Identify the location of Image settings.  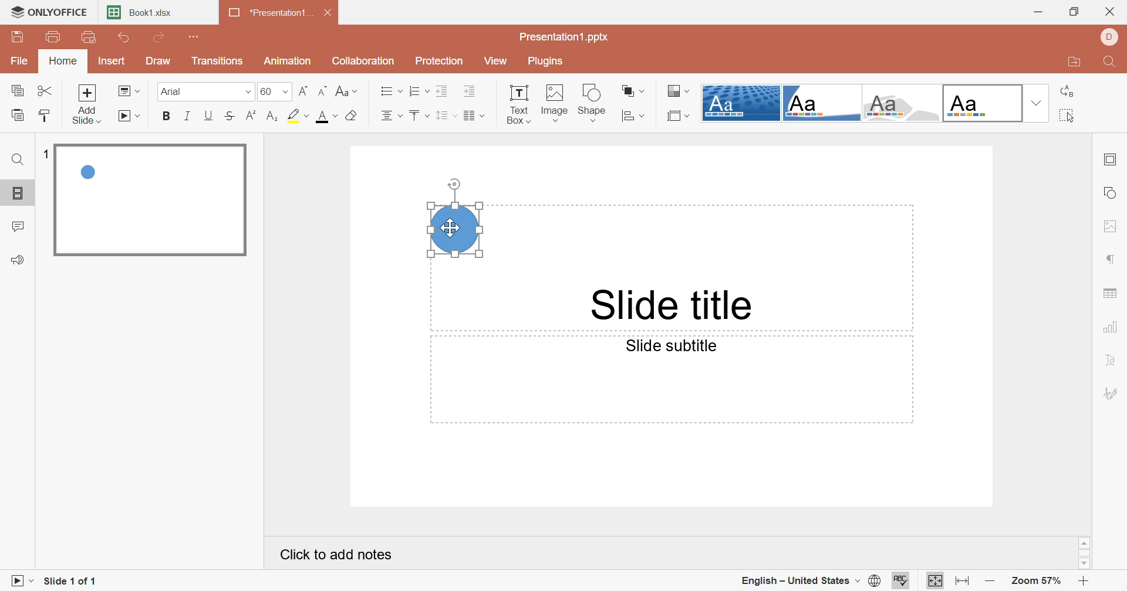
(1112, 226).